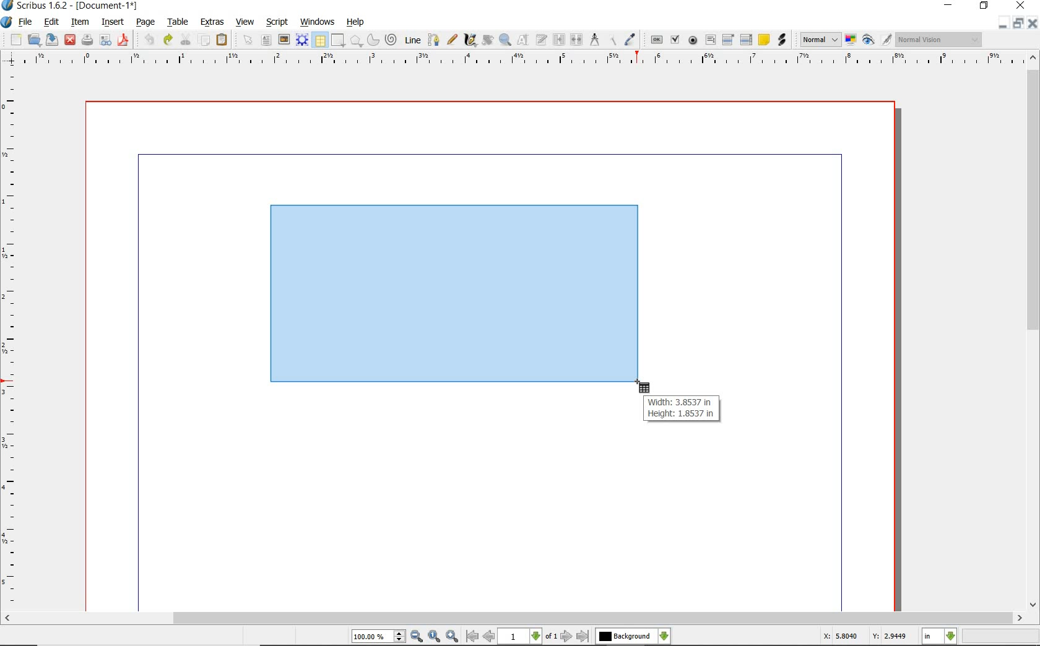 Image resolution: width=1040 pixels, height=646 pixels. Describe the element at coordinates (940, 636) in the screenshot. I see `select measurement` at that location.